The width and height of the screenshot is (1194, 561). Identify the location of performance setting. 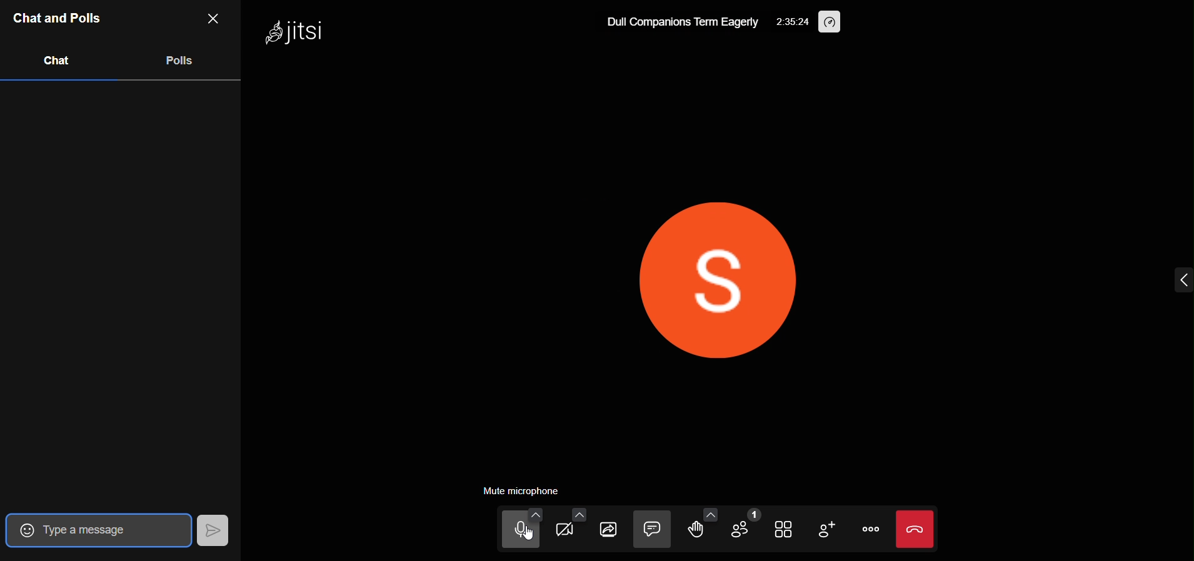
(831, 20).